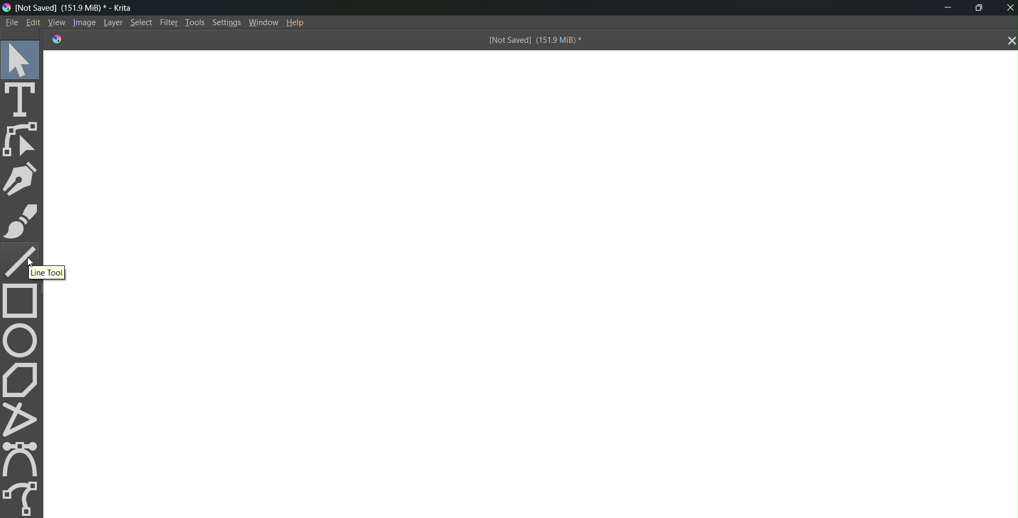 This screenshot has height=518, width=1018. Describe the element at coordinates (24, 459) in the screenshot. I see `curve tool` at that location.